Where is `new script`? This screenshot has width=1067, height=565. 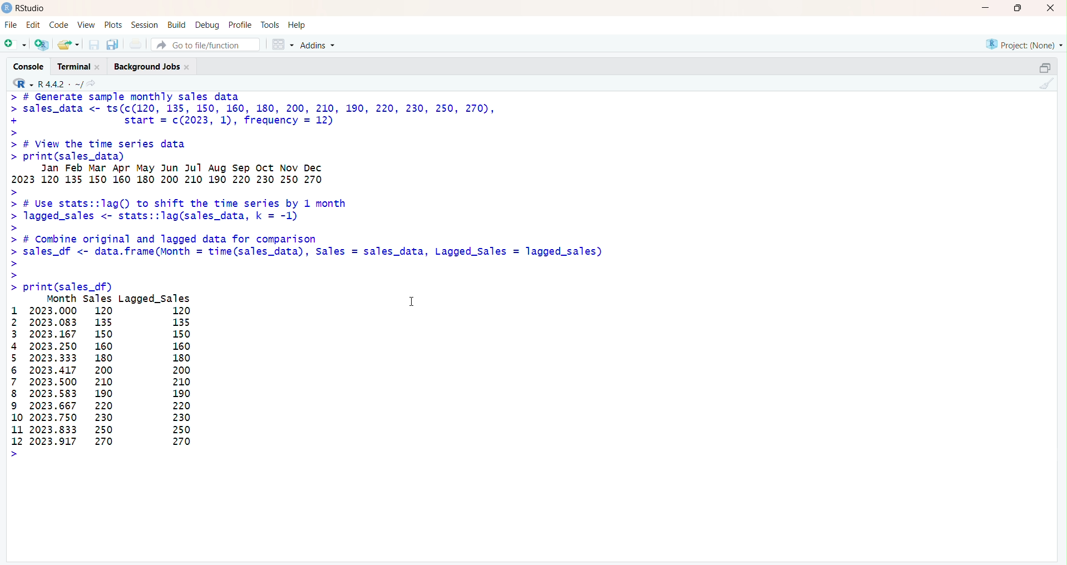 new script is located at coordinates (14, 44).